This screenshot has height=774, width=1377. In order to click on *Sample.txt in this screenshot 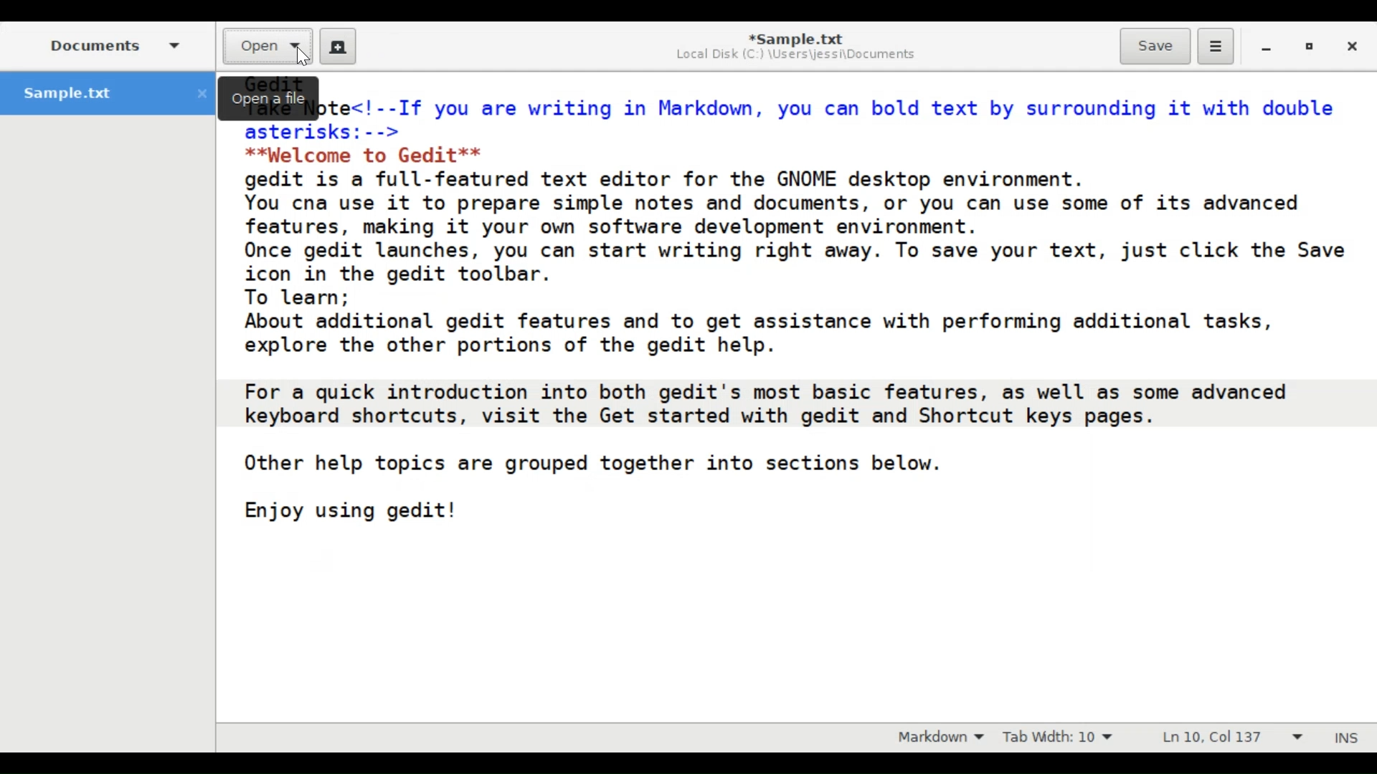, I will do `click(794, 37)`.